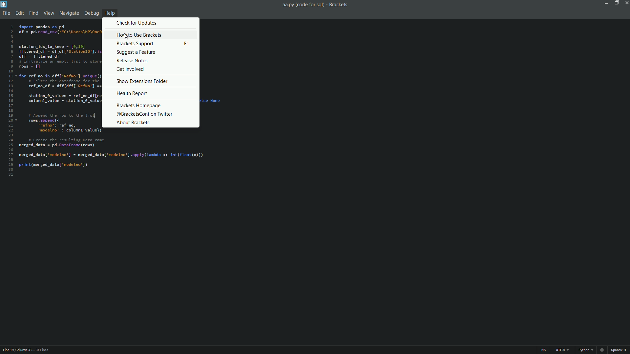  Describe the element at coordinates (137, 23) in the screenshot. I see `check for updates` at that location.